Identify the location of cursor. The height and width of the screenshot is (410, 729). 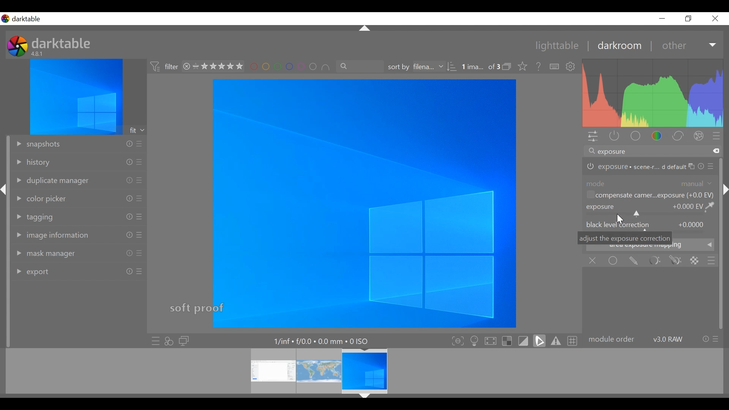
(621, 219).